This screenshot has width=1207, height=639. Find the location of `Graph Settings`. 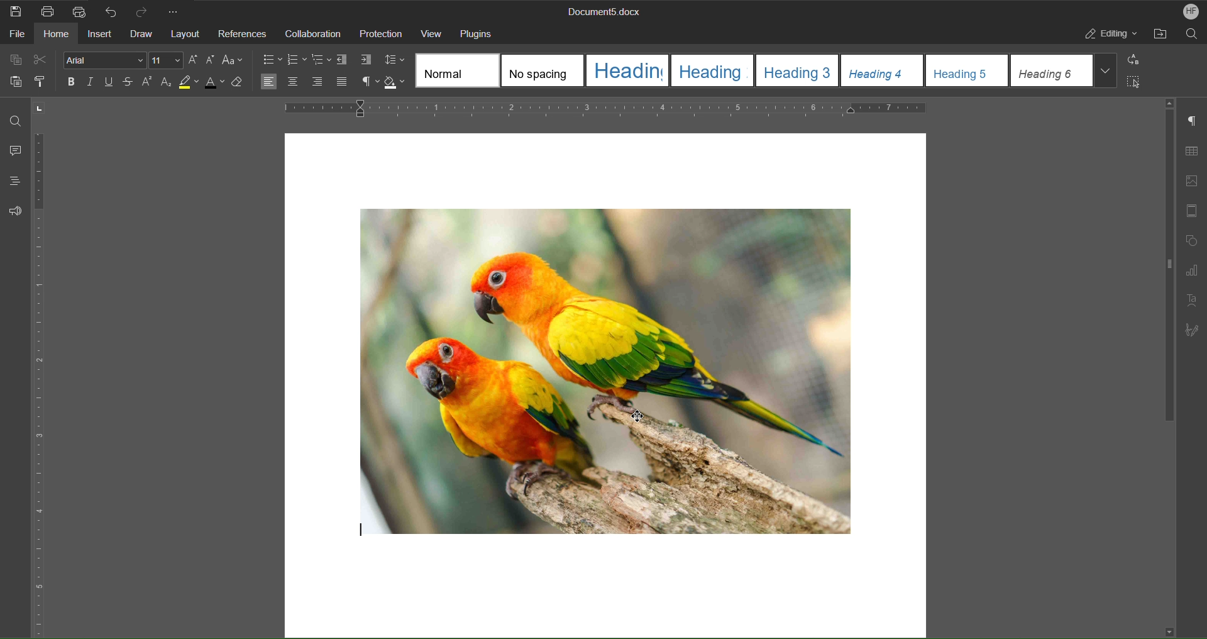

Graph Settings is located at coordinates (1191, 273).